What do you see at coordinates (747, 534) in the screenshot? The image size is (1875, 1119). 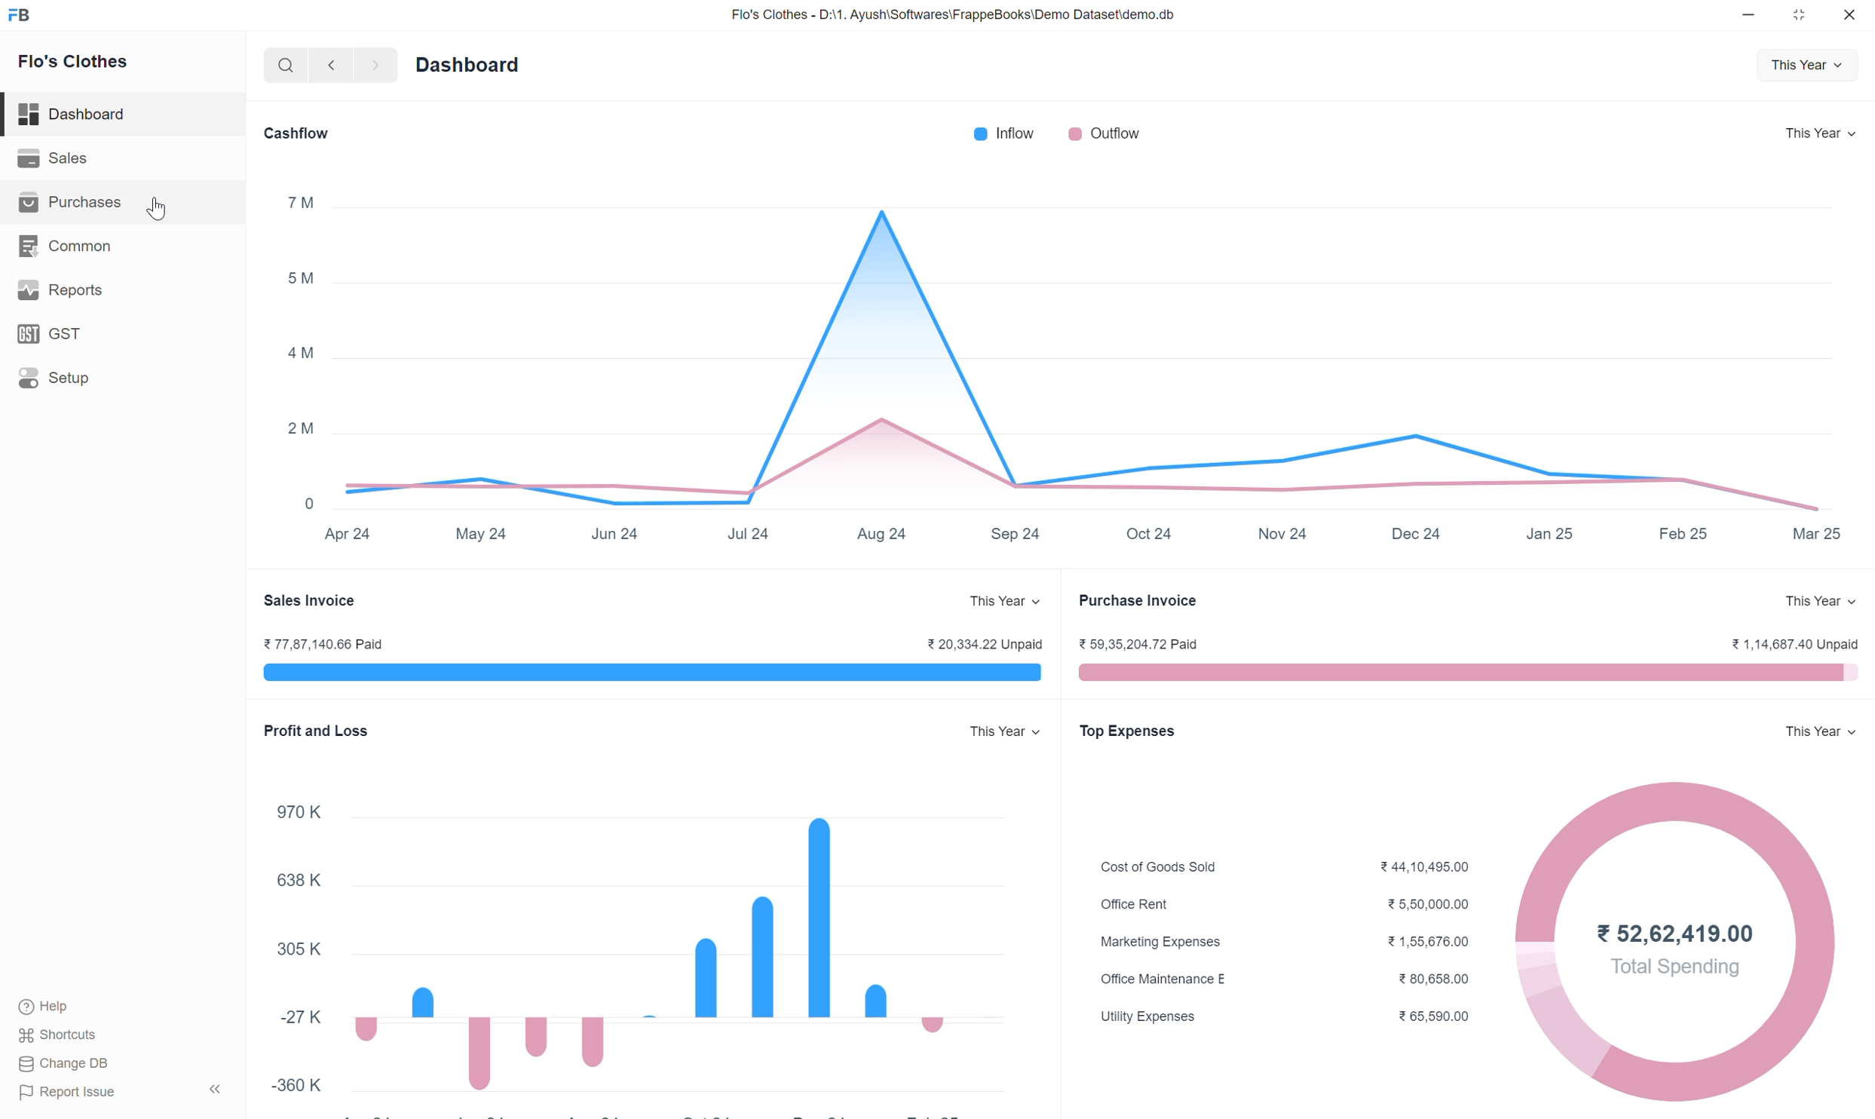 I see `Jul 24` at bounding box center [747, 534].